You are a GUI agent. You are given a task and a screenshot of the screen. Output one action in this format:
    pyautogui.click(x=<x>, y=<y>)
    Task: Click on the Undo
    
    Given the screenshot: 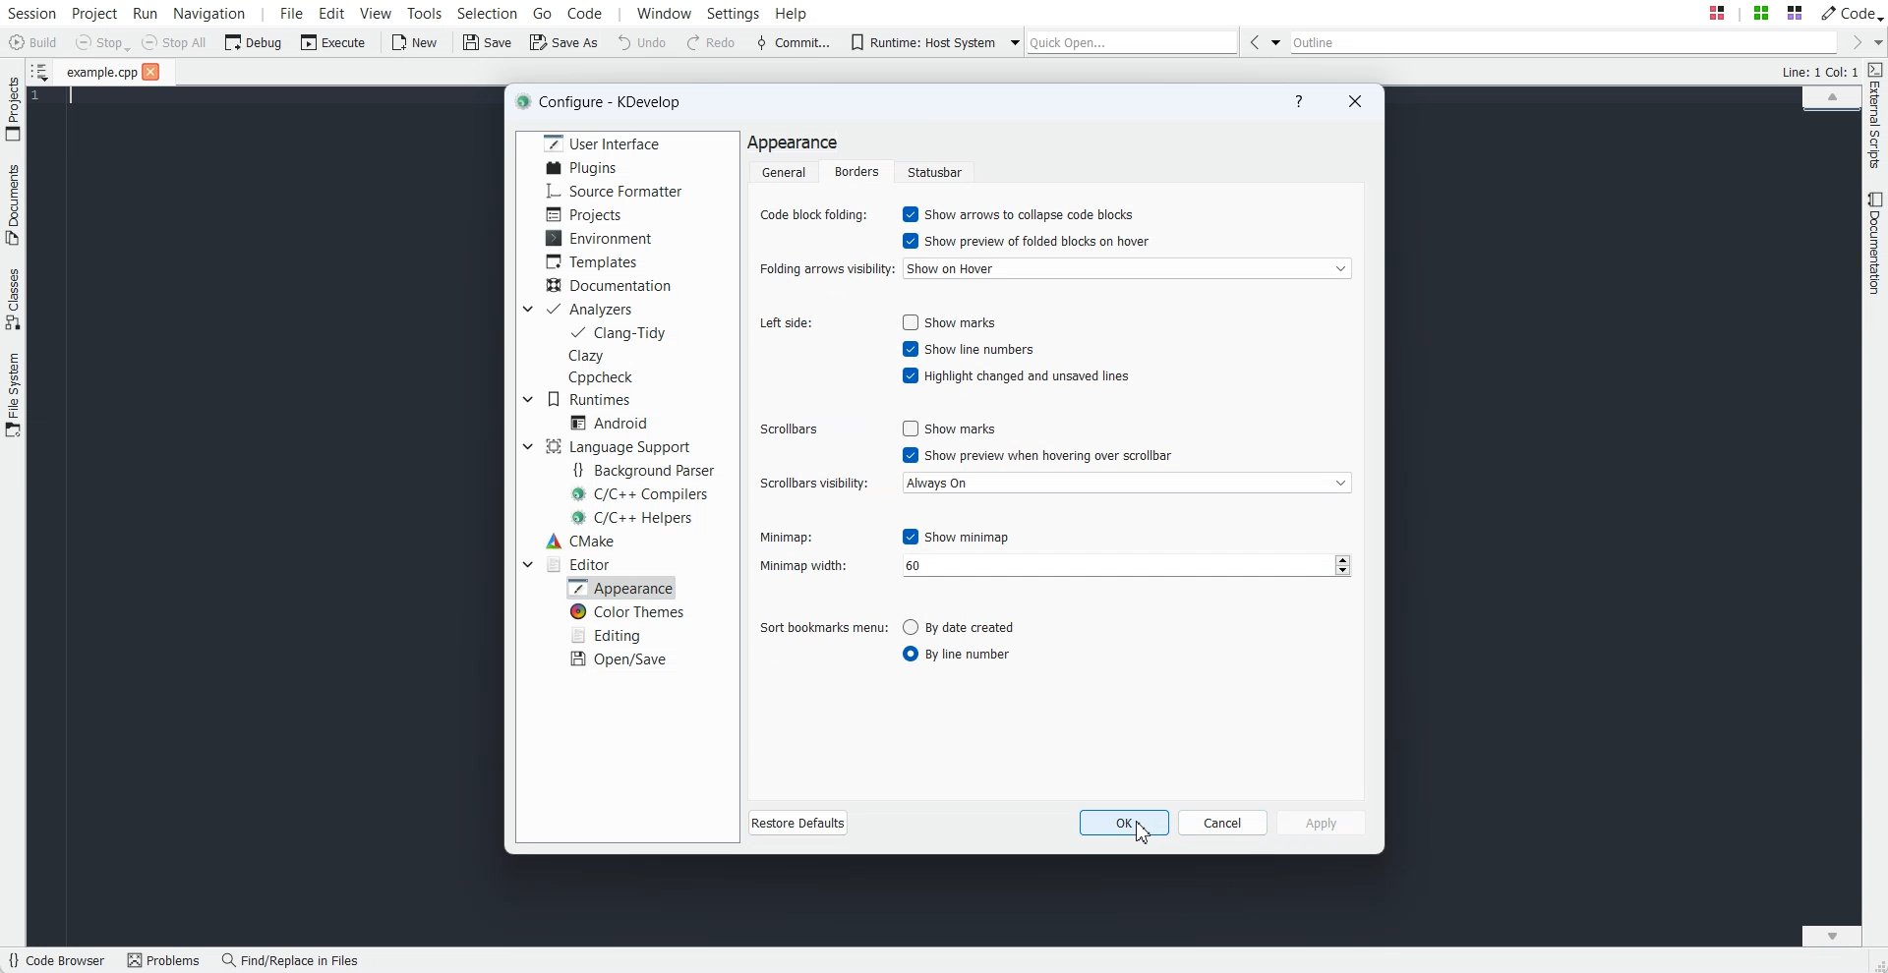 What is the action you would take?
    pyautogui.click(x=642, y=42)
    